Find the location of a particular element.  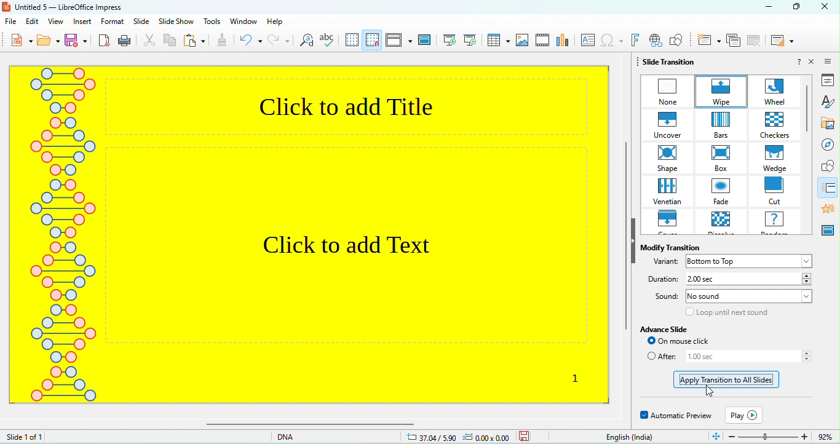

style is located at coordinates (825, 100).